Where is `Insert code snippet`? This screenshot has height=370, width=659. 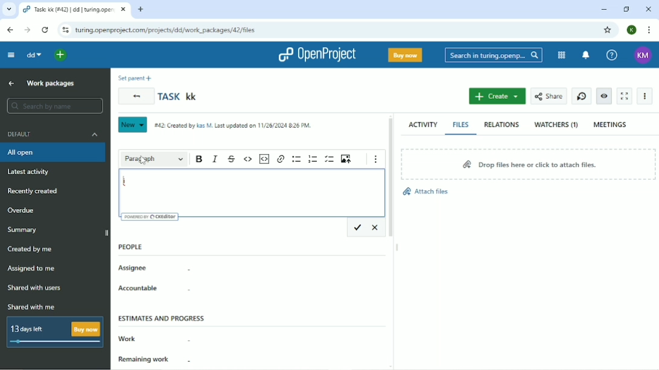 Insert code snippet is located at coordinates (264, 158).